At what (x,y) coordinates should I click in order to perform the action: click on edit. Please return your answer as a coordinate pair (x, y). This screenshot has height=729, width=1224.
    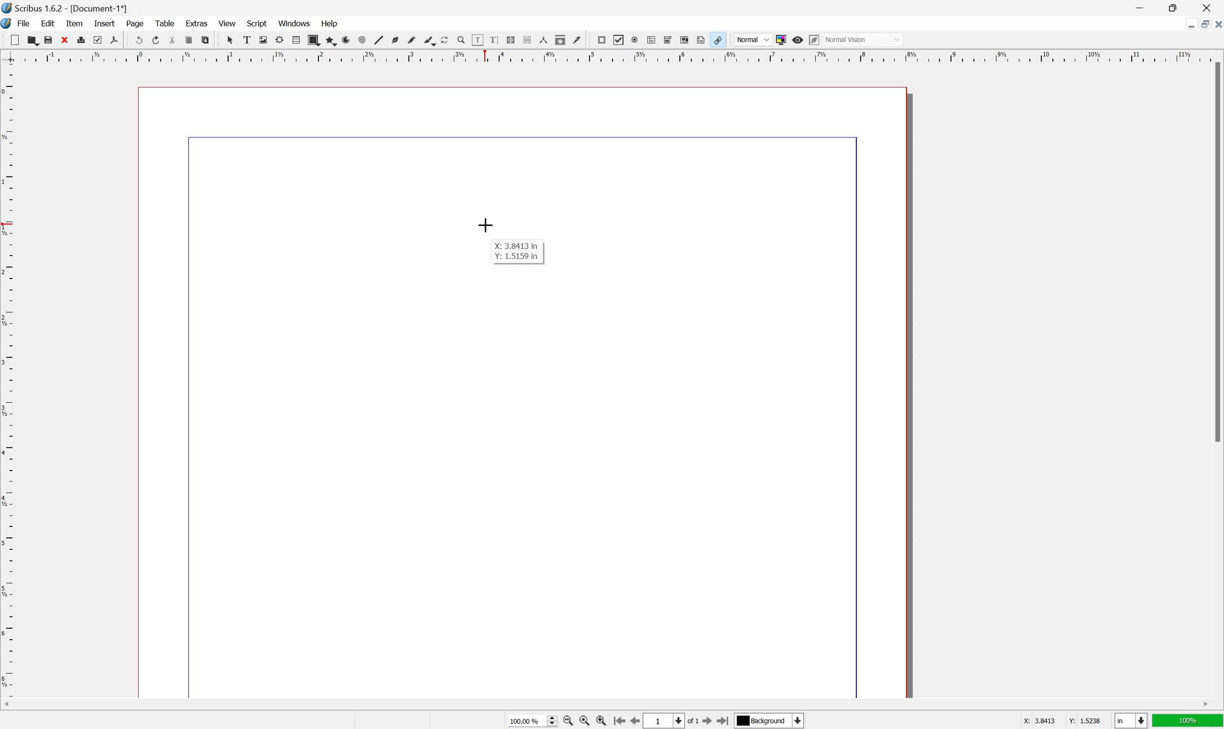
    Looking at the image, I should click on (48, 23).